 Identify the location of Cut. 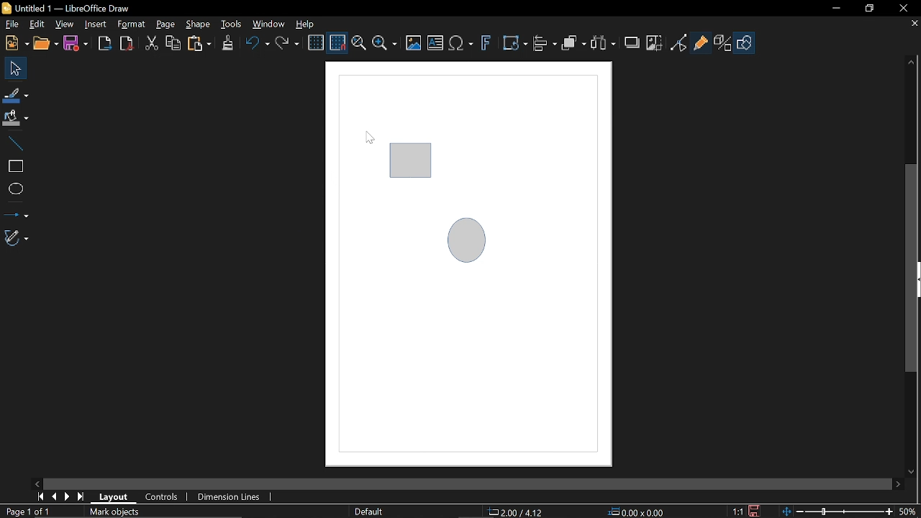
(149, 43).